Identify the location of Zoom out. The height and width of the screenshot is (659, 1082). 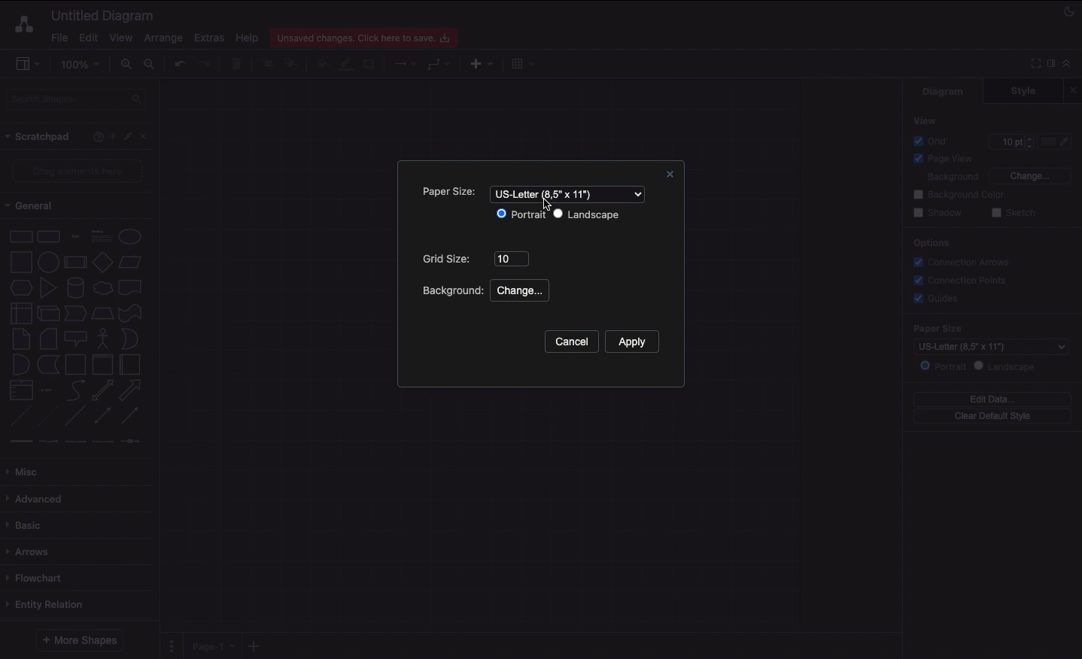
(151, 65).